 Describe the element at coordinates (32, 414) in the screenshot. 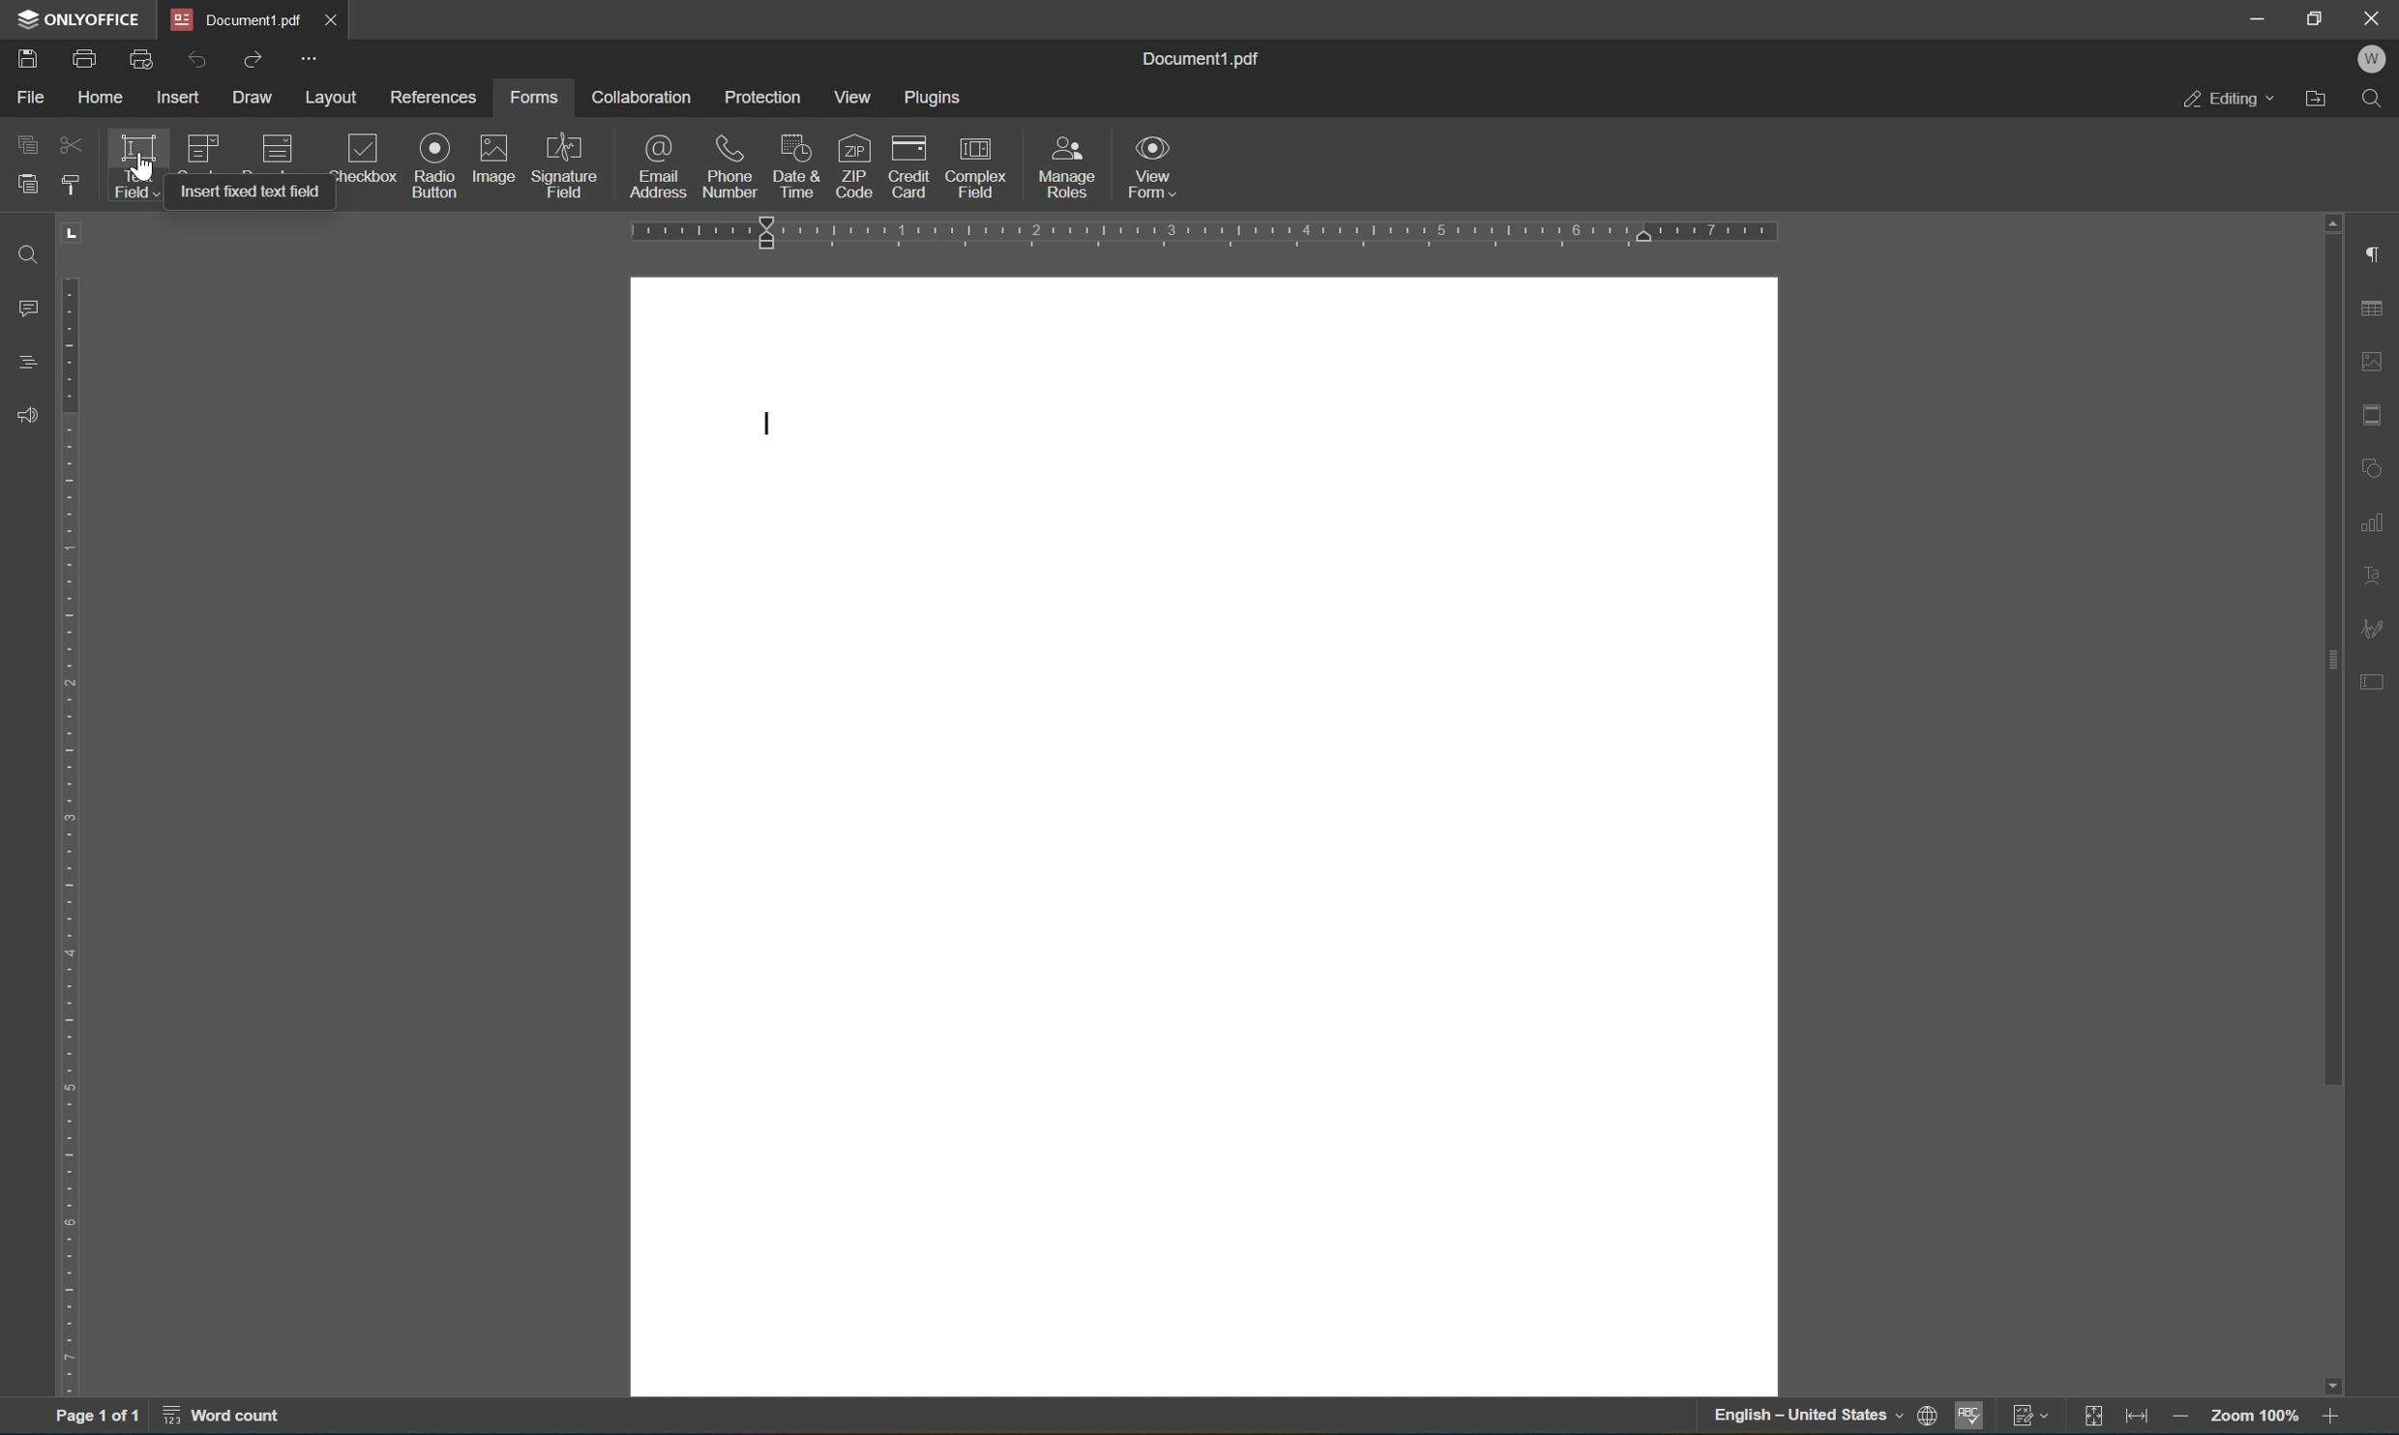

I see `feedback & support` at that location.